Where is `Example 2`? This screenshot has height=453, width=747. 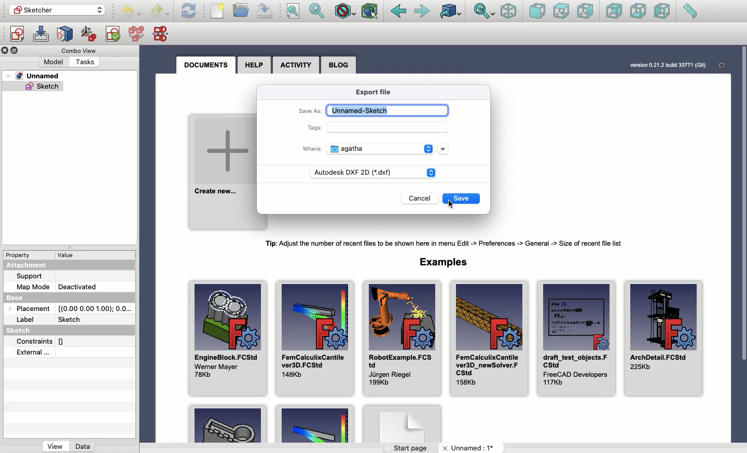 Example 2 is located at coordinates (314, 425).